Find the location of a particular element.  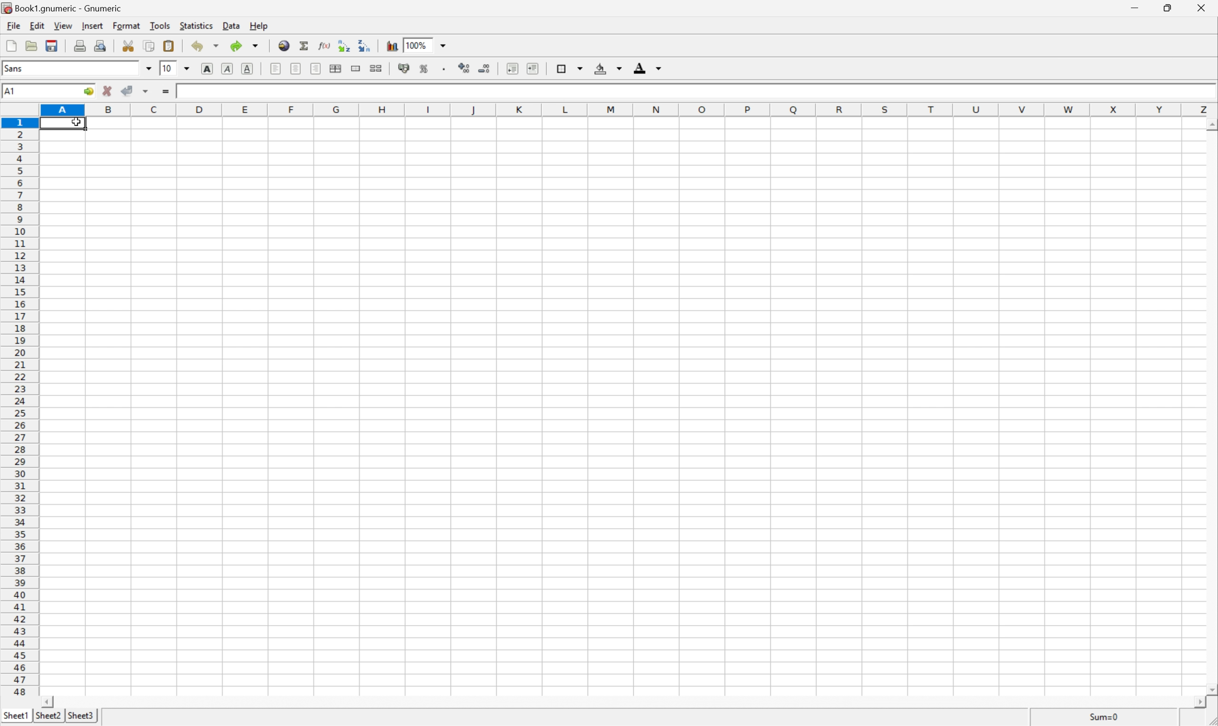

borders is located at coordinates (568, 68).